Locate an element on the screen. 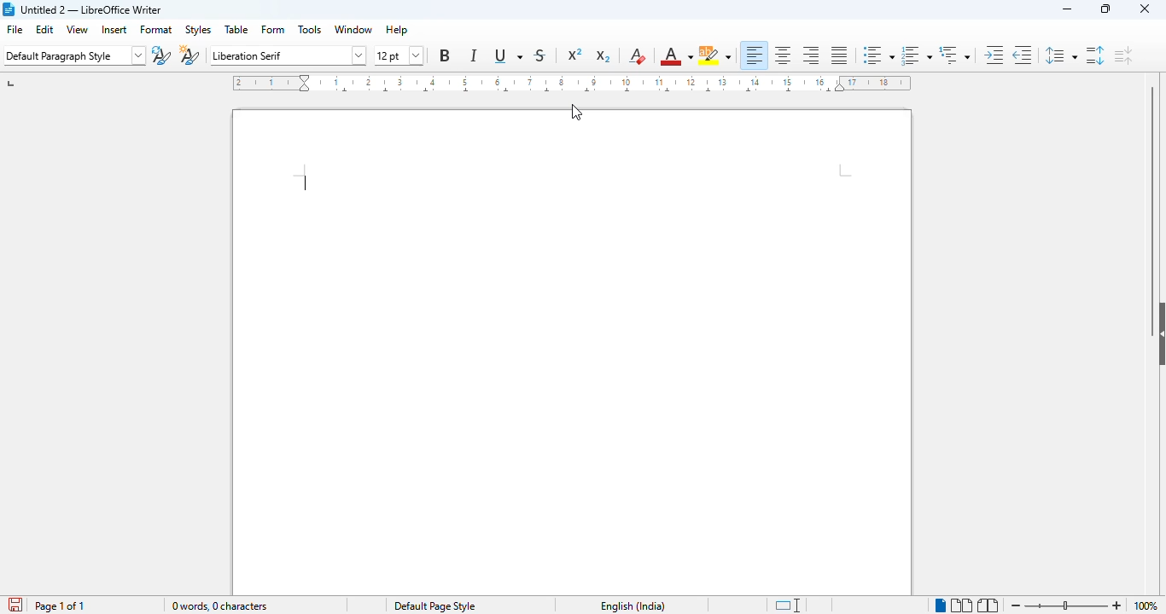  text language is located at coordinates (633, 605).